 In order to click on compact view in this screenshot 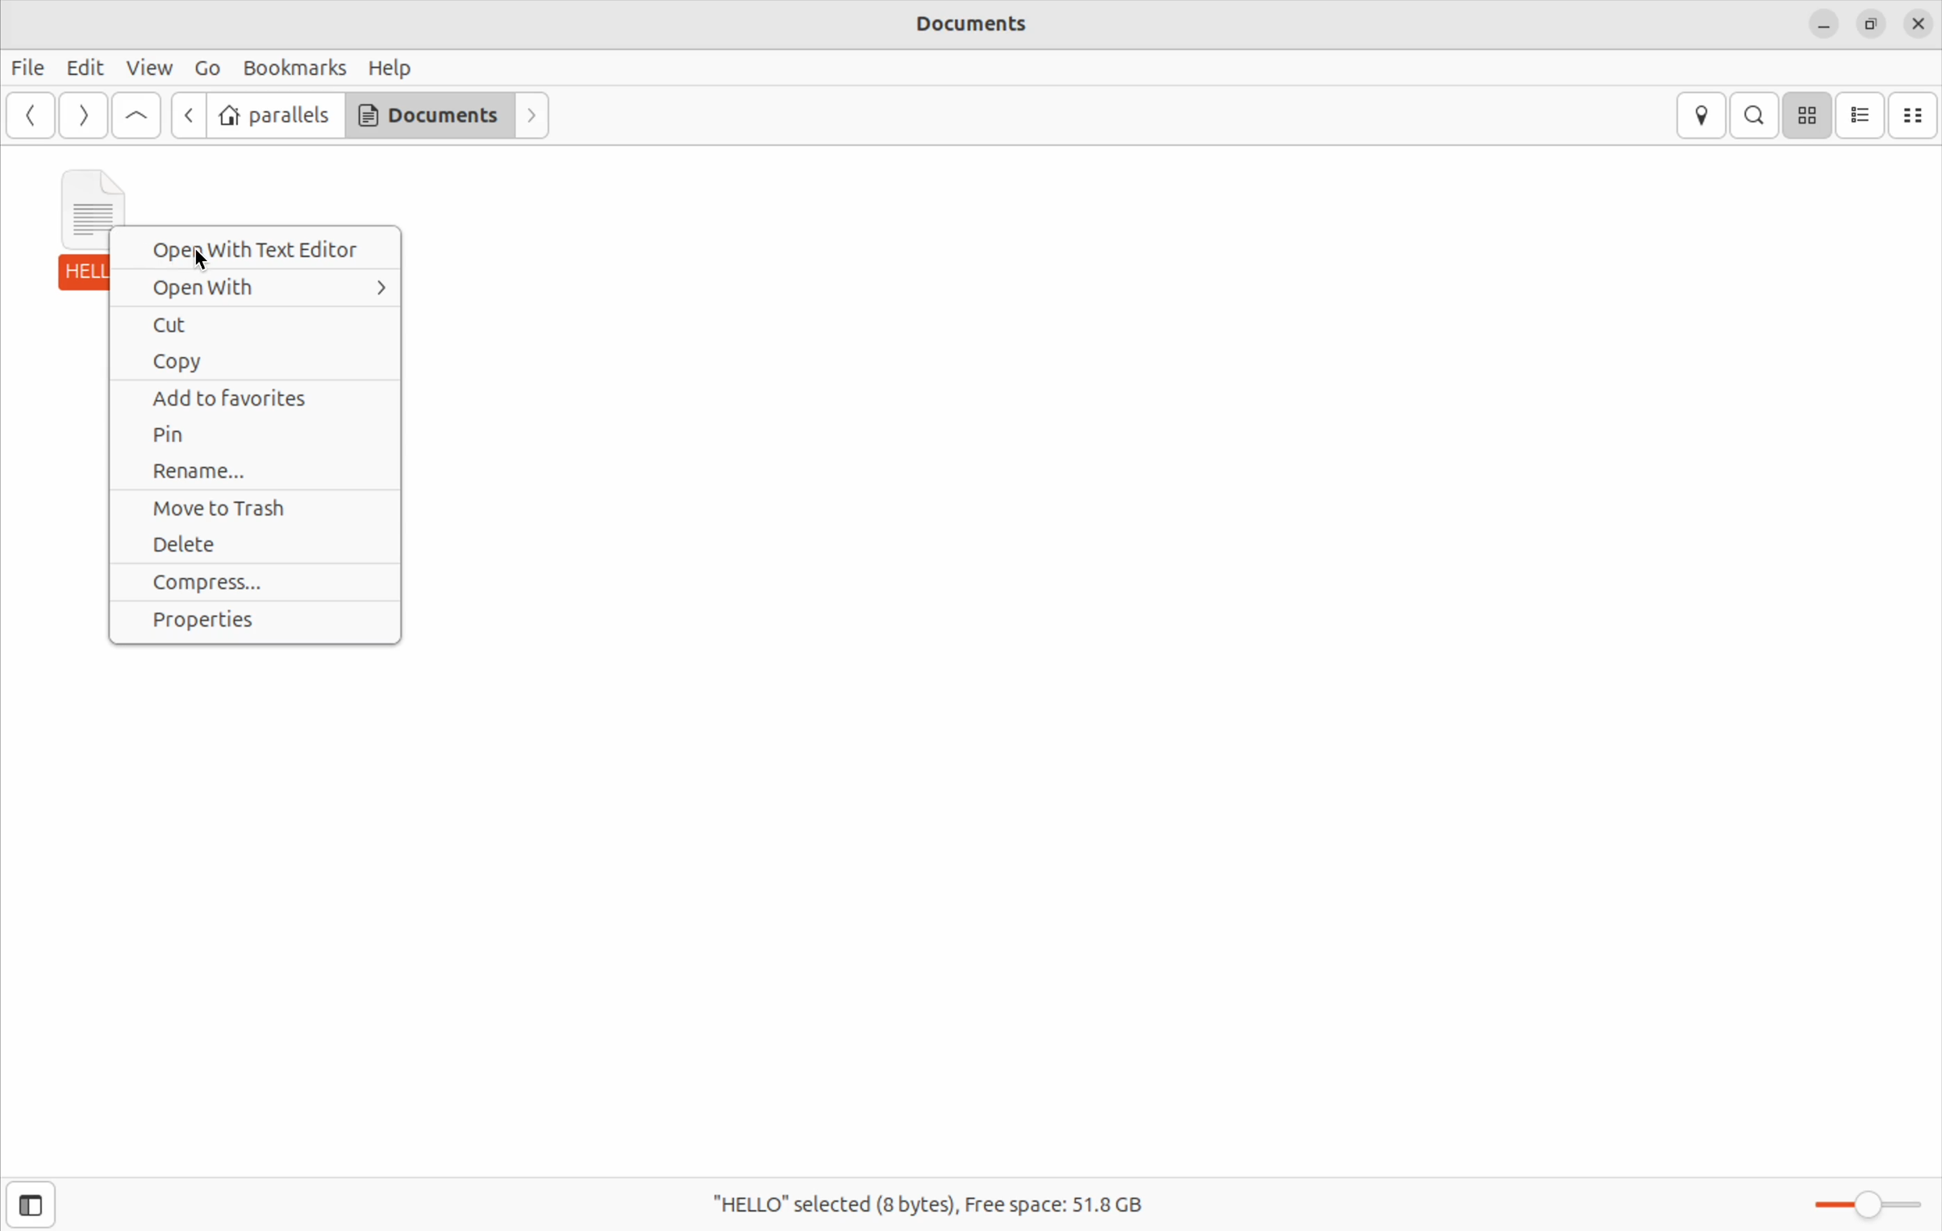, I will do `click(1919, 115)`.